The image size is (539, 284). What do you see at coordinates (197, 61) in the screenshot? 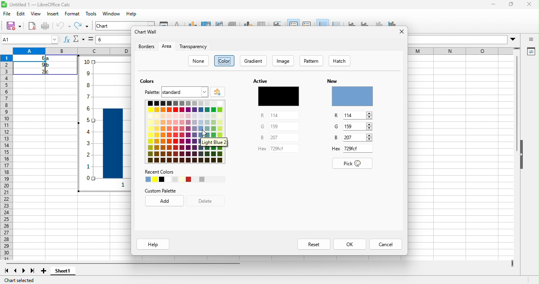
I see `none` at bounding box center [197, 61].